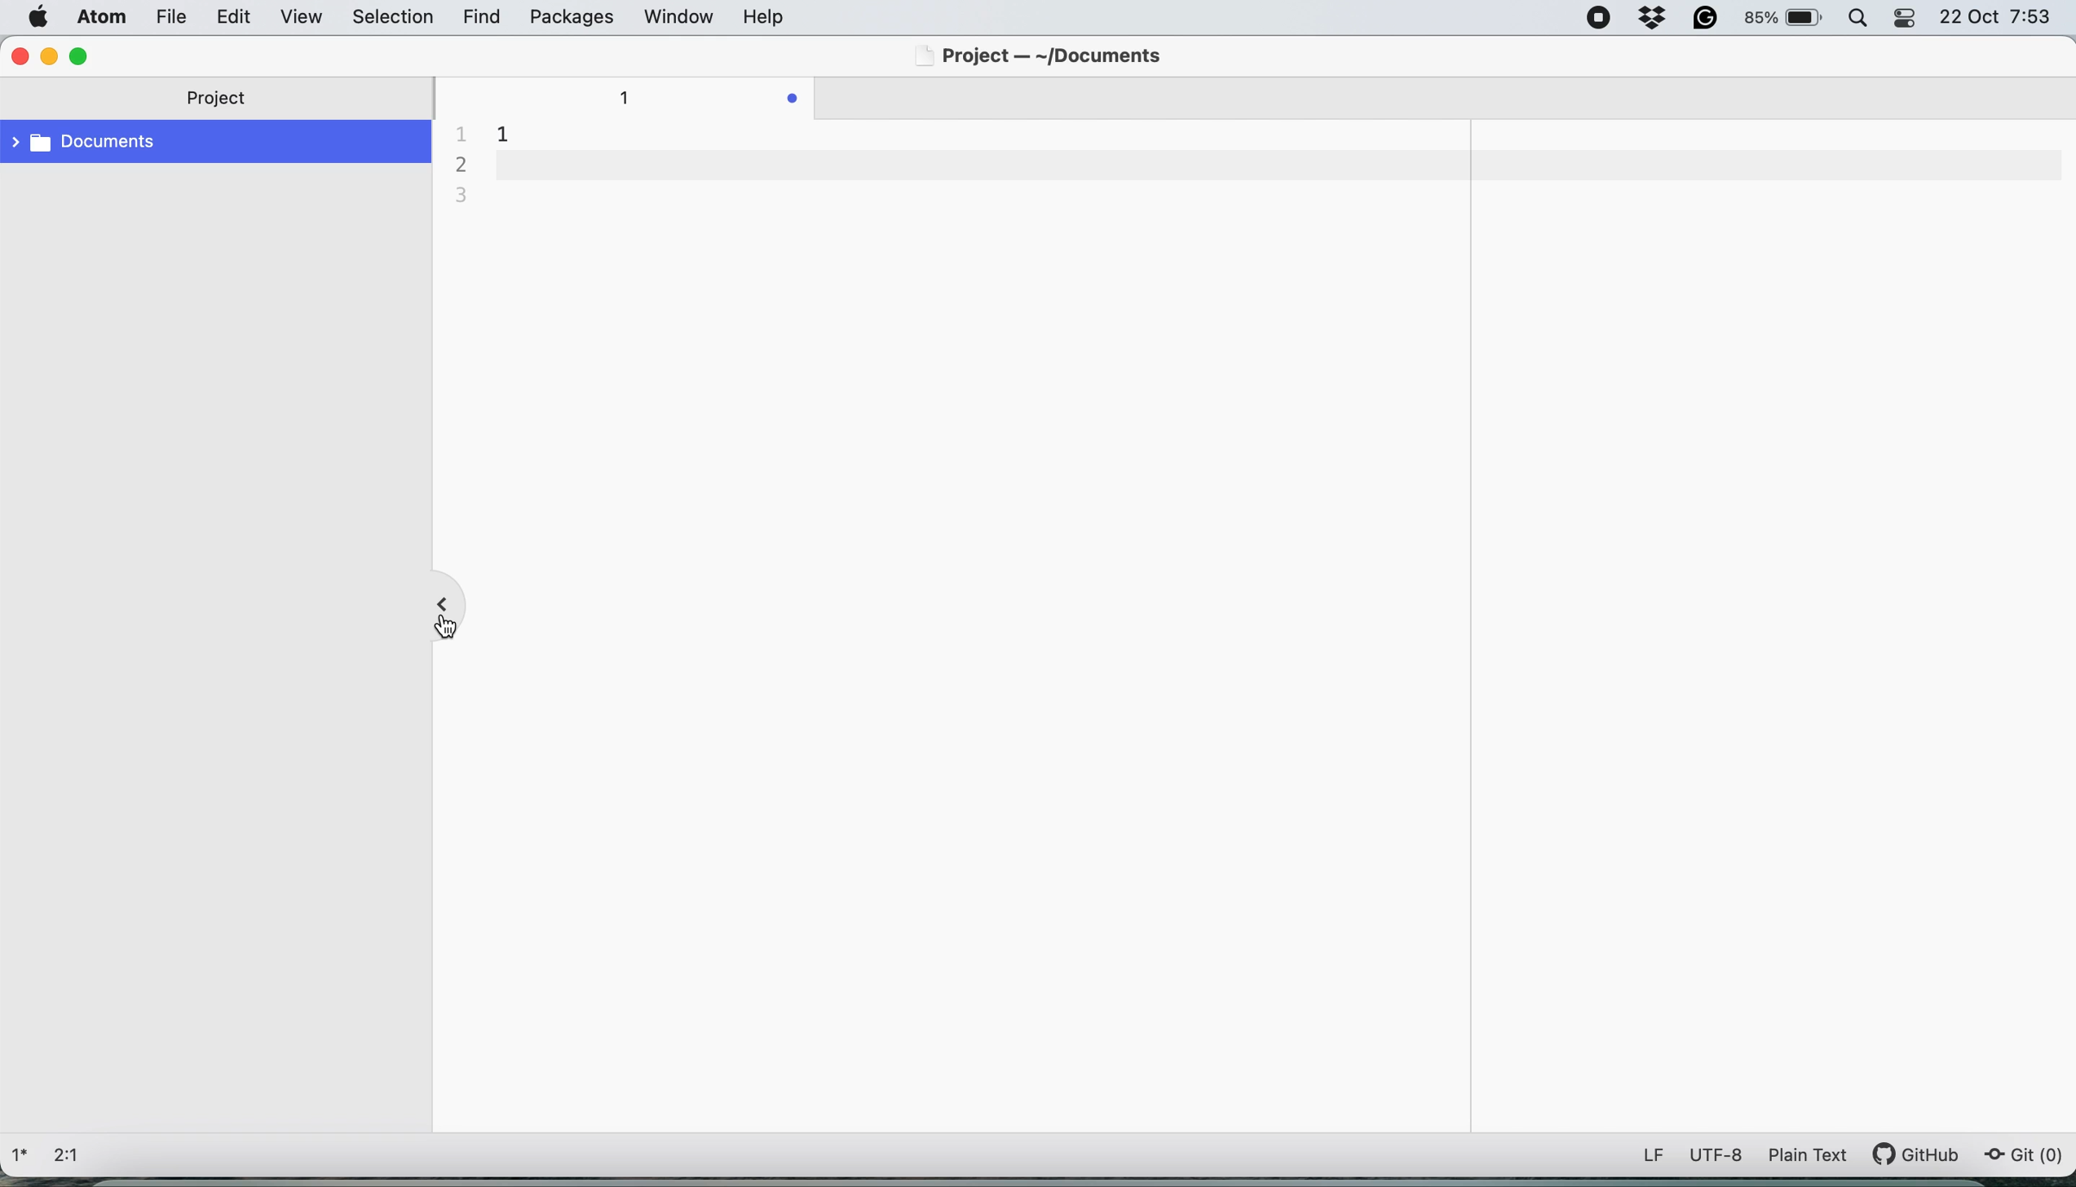  What do you see at coordinates (442, 628) in the screenshot?
I see `cursor` at bounding box center [442, 628].